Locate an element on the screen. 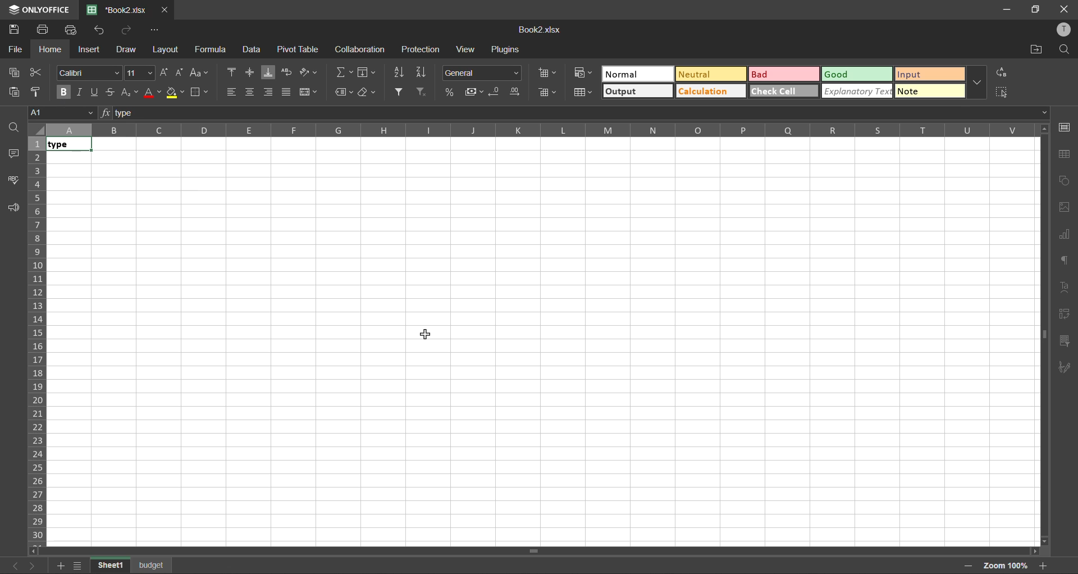 This screenshot has width=1078, height=574. spellcheck is located at coordinates (13, 179).